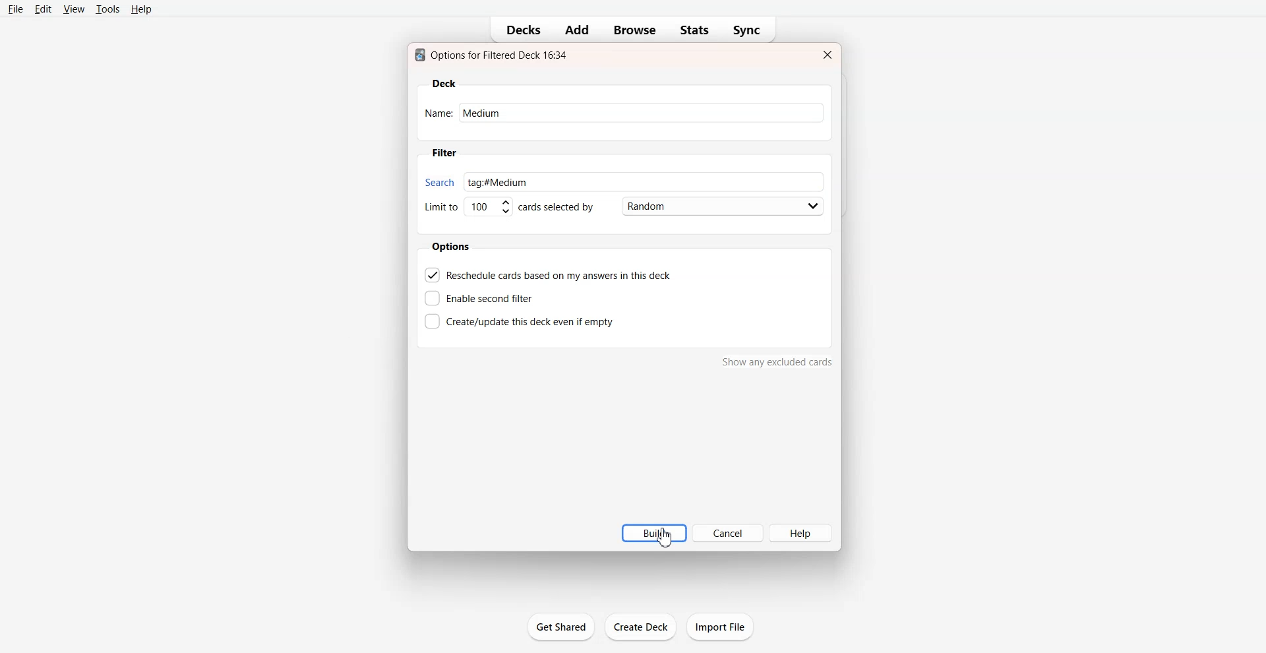 The image size is (1266, 653). What do you see at coordinates (750, 30) in the screenshot?
I see `Sync` at bounding box center [750, 30].